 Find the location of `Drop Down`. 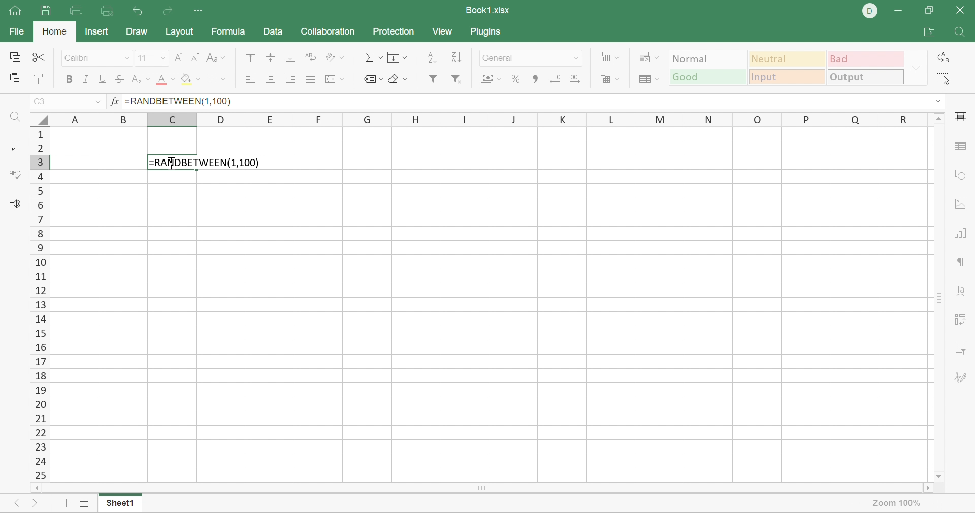

Drop Down is located at coordinates (936, 100).